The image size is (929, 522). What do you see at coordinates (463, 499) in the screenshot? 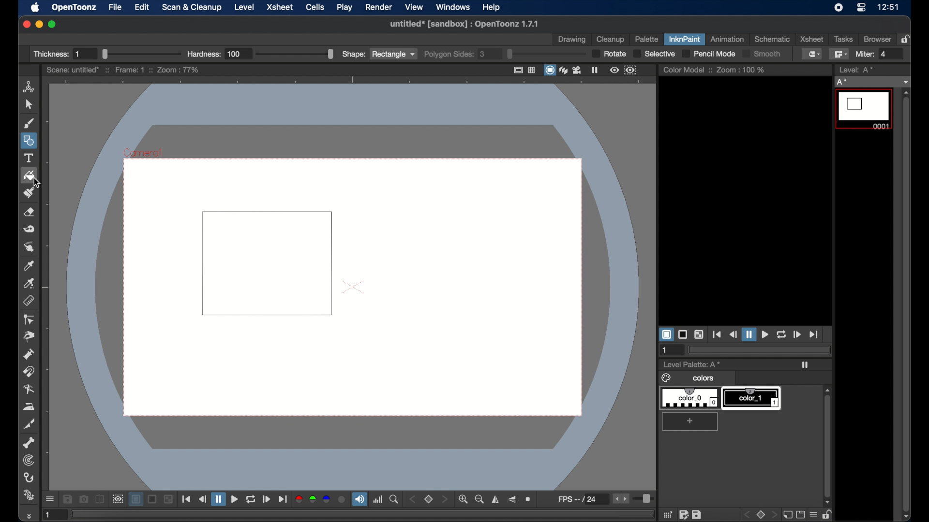
I see `zoom in` at bounding box center [463, 499].